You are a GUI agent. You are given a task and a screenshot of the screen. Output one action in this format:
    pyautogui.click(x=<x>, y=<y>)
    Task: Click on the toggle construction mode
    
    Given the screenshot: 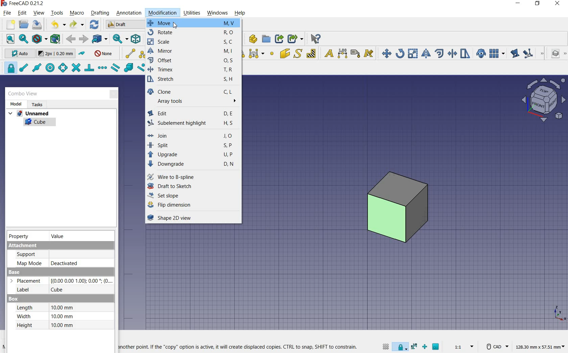 What is the action you would take?
    pyautogui.click(x=82, y=54)
    